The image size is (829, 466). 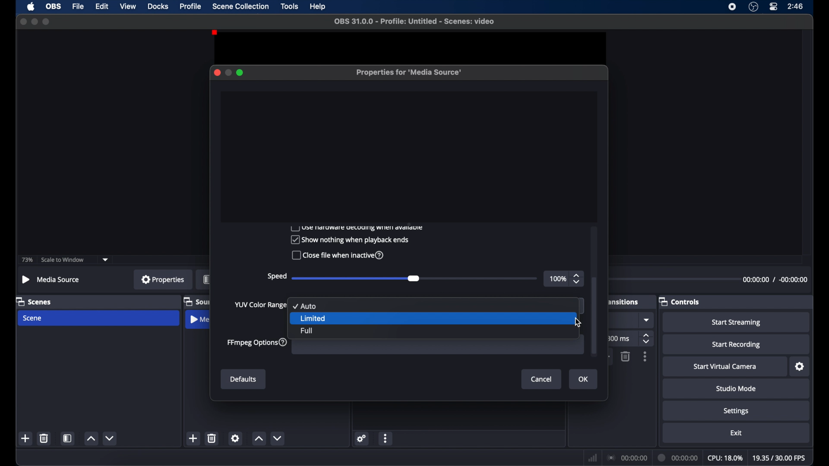 What do you see at coordinates (349, 239) in the screenshot?
I see `Show nothing when playback ends` at bounding box center [349, 239].